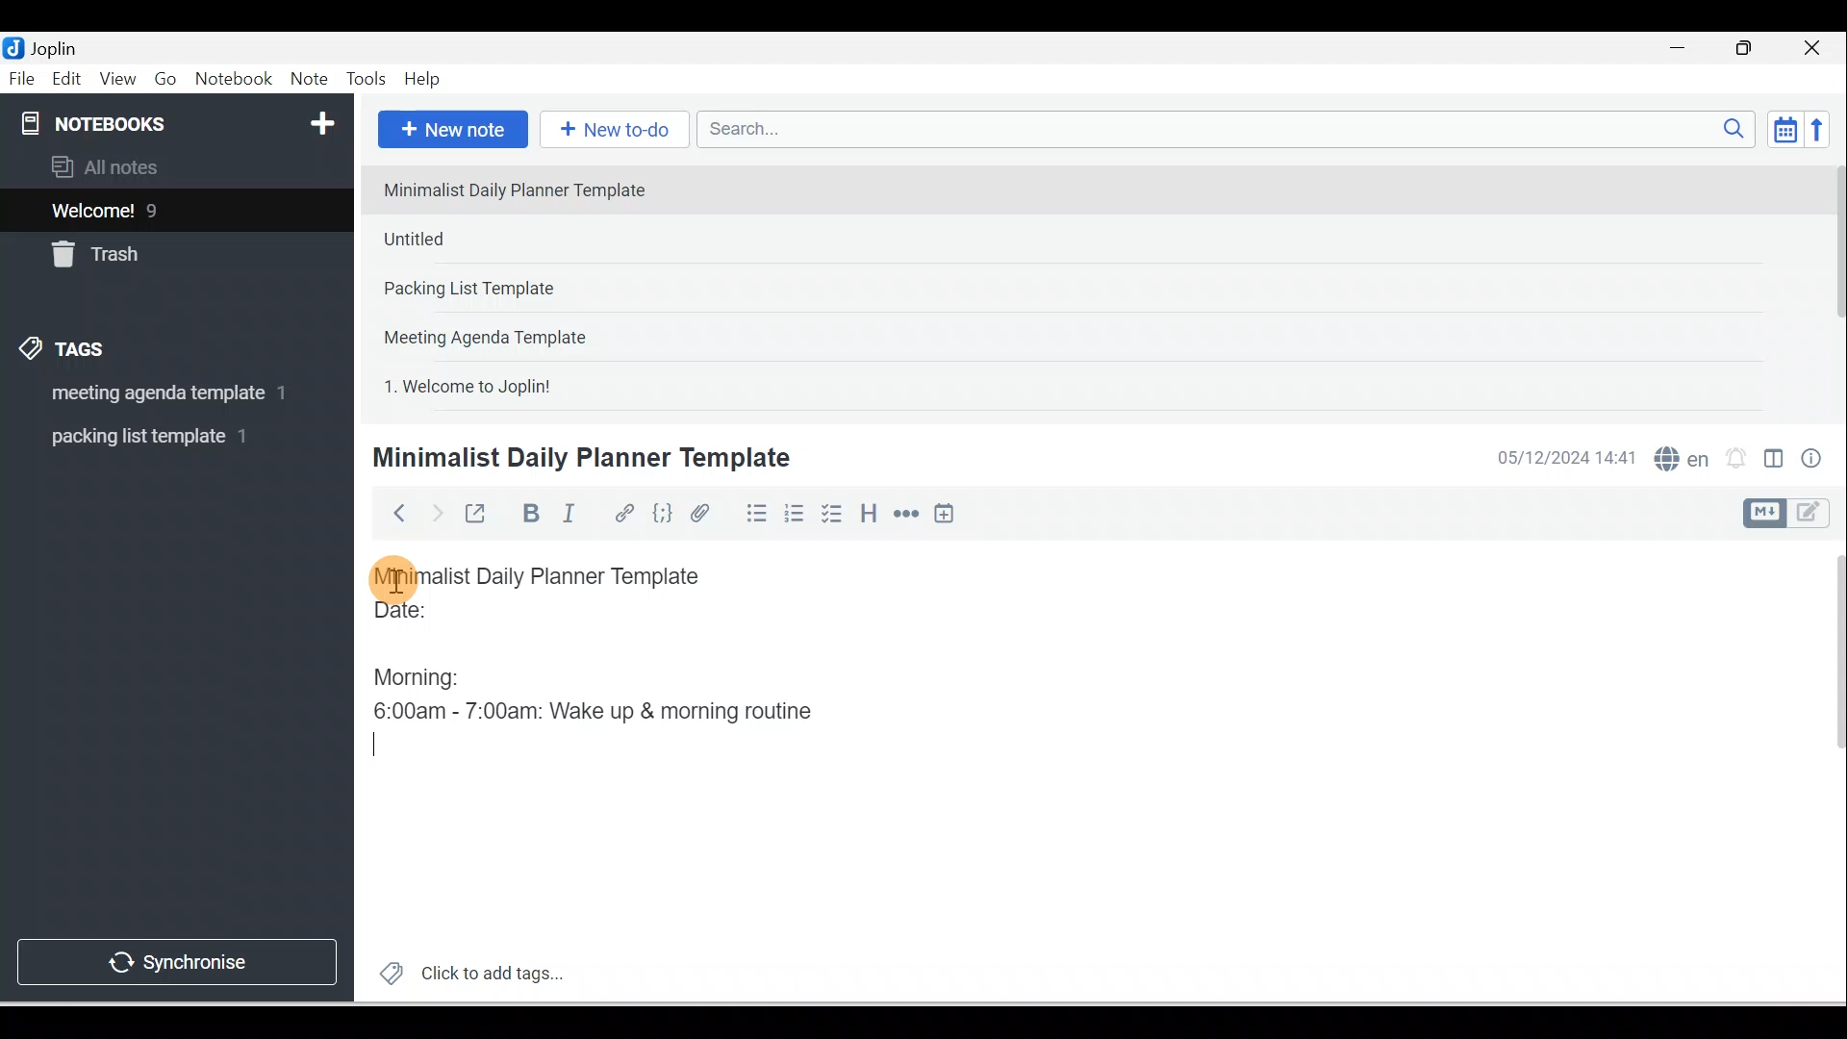  What do you see at coordinates (1678, 456) in the screenshot?
I see `Spelling` at bounding box center [1678, 456].